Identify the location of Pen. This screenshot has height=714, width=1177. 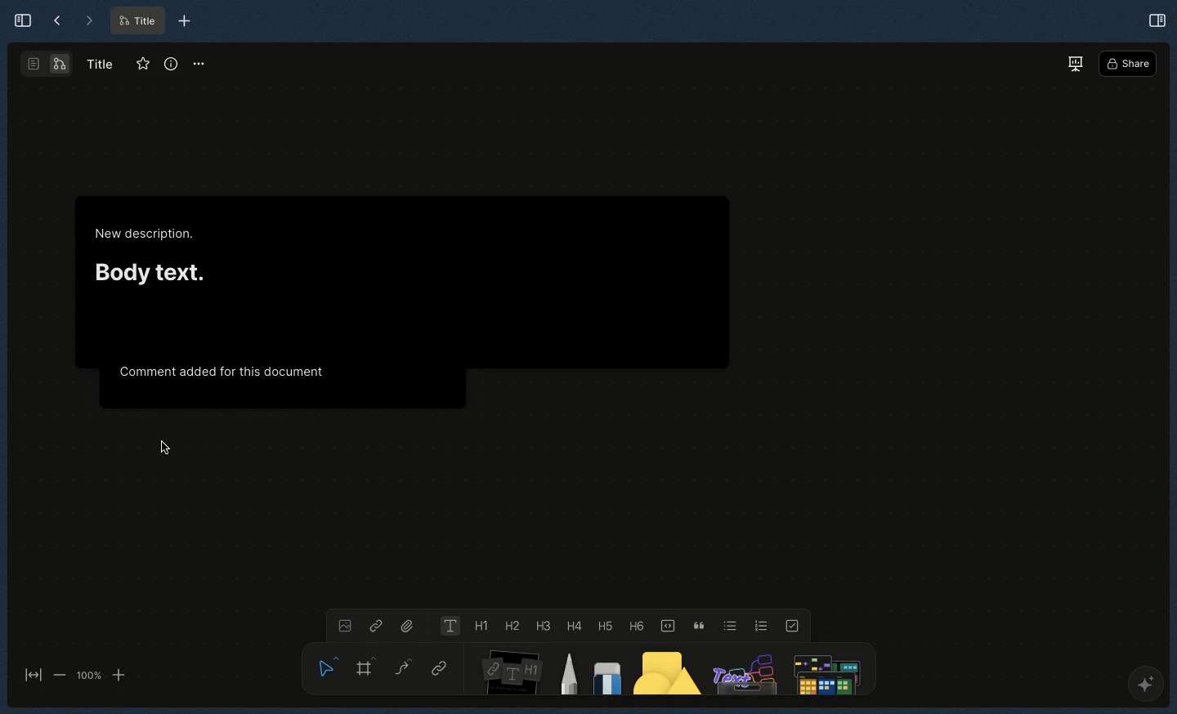
(568, 672).